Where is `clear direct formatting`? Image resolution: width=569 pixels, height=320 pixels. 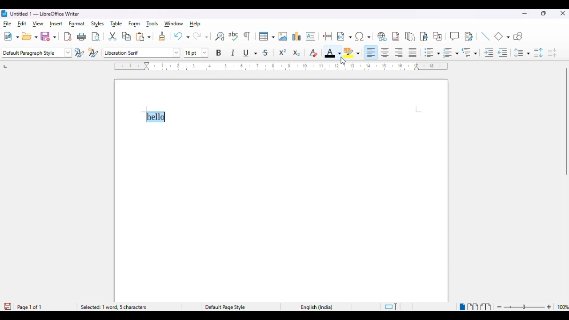
clear direct formatting is located at coordinates (313, 53).